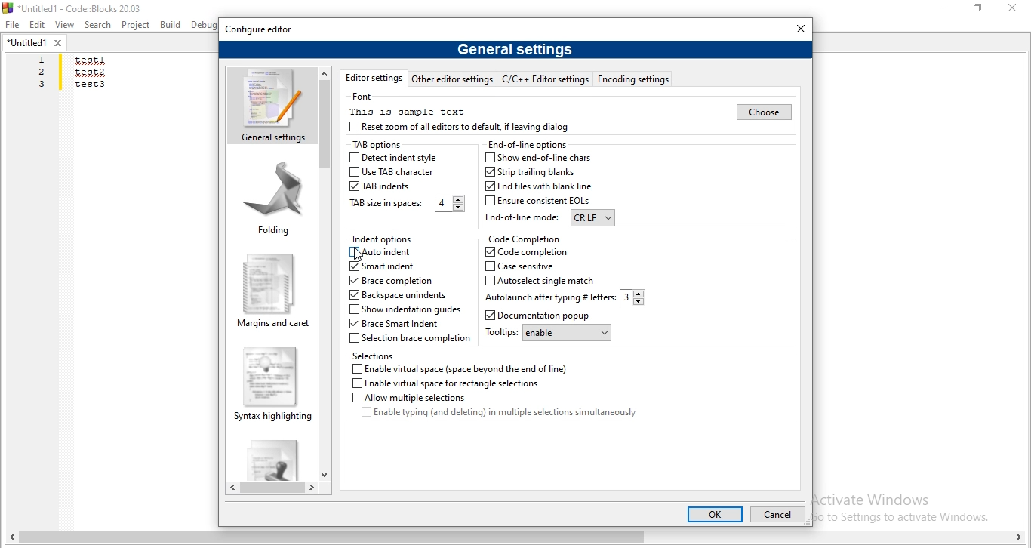 Image resolution: width=1031 pixels, height=548 pixels. What do you see at coordinates (1011, 8) in the screenshot?
I see `Close` at bounding box center [1011, 8].